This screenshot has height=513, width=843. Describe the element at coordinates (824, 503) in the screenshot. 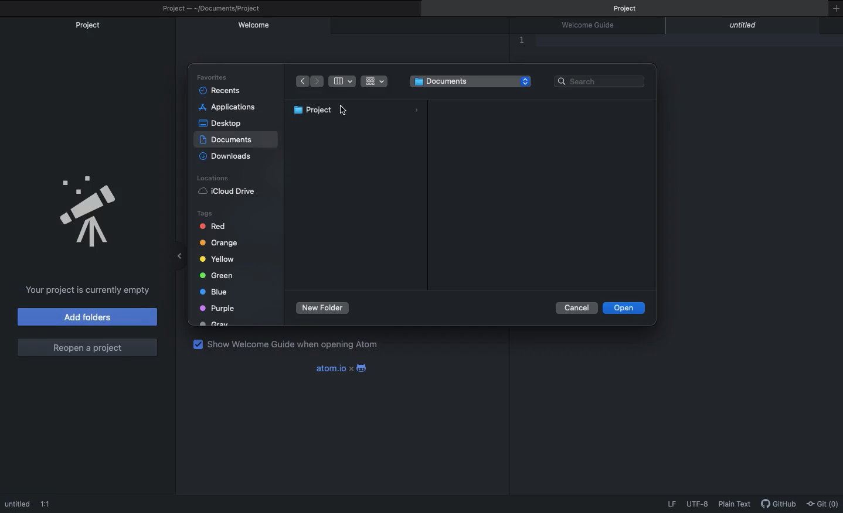

I see `Git` at that location.